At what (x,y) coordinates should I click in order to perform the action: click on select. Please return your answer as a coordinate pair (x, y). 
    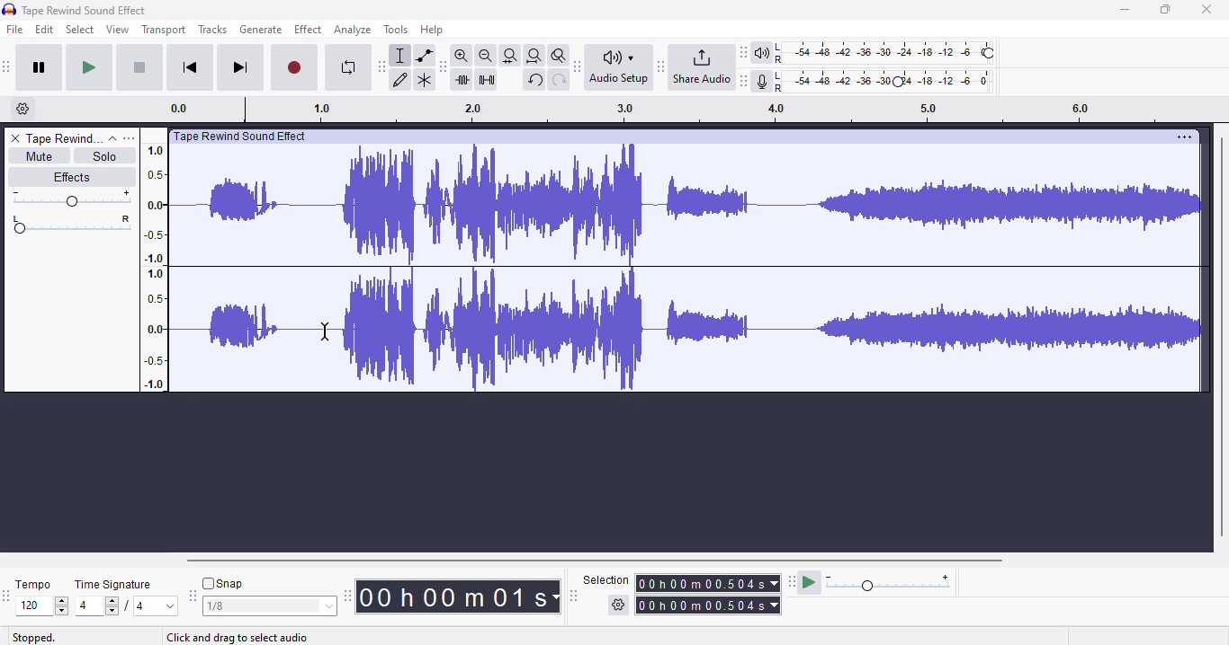
    Looking at the image, I should click on (81, 29).